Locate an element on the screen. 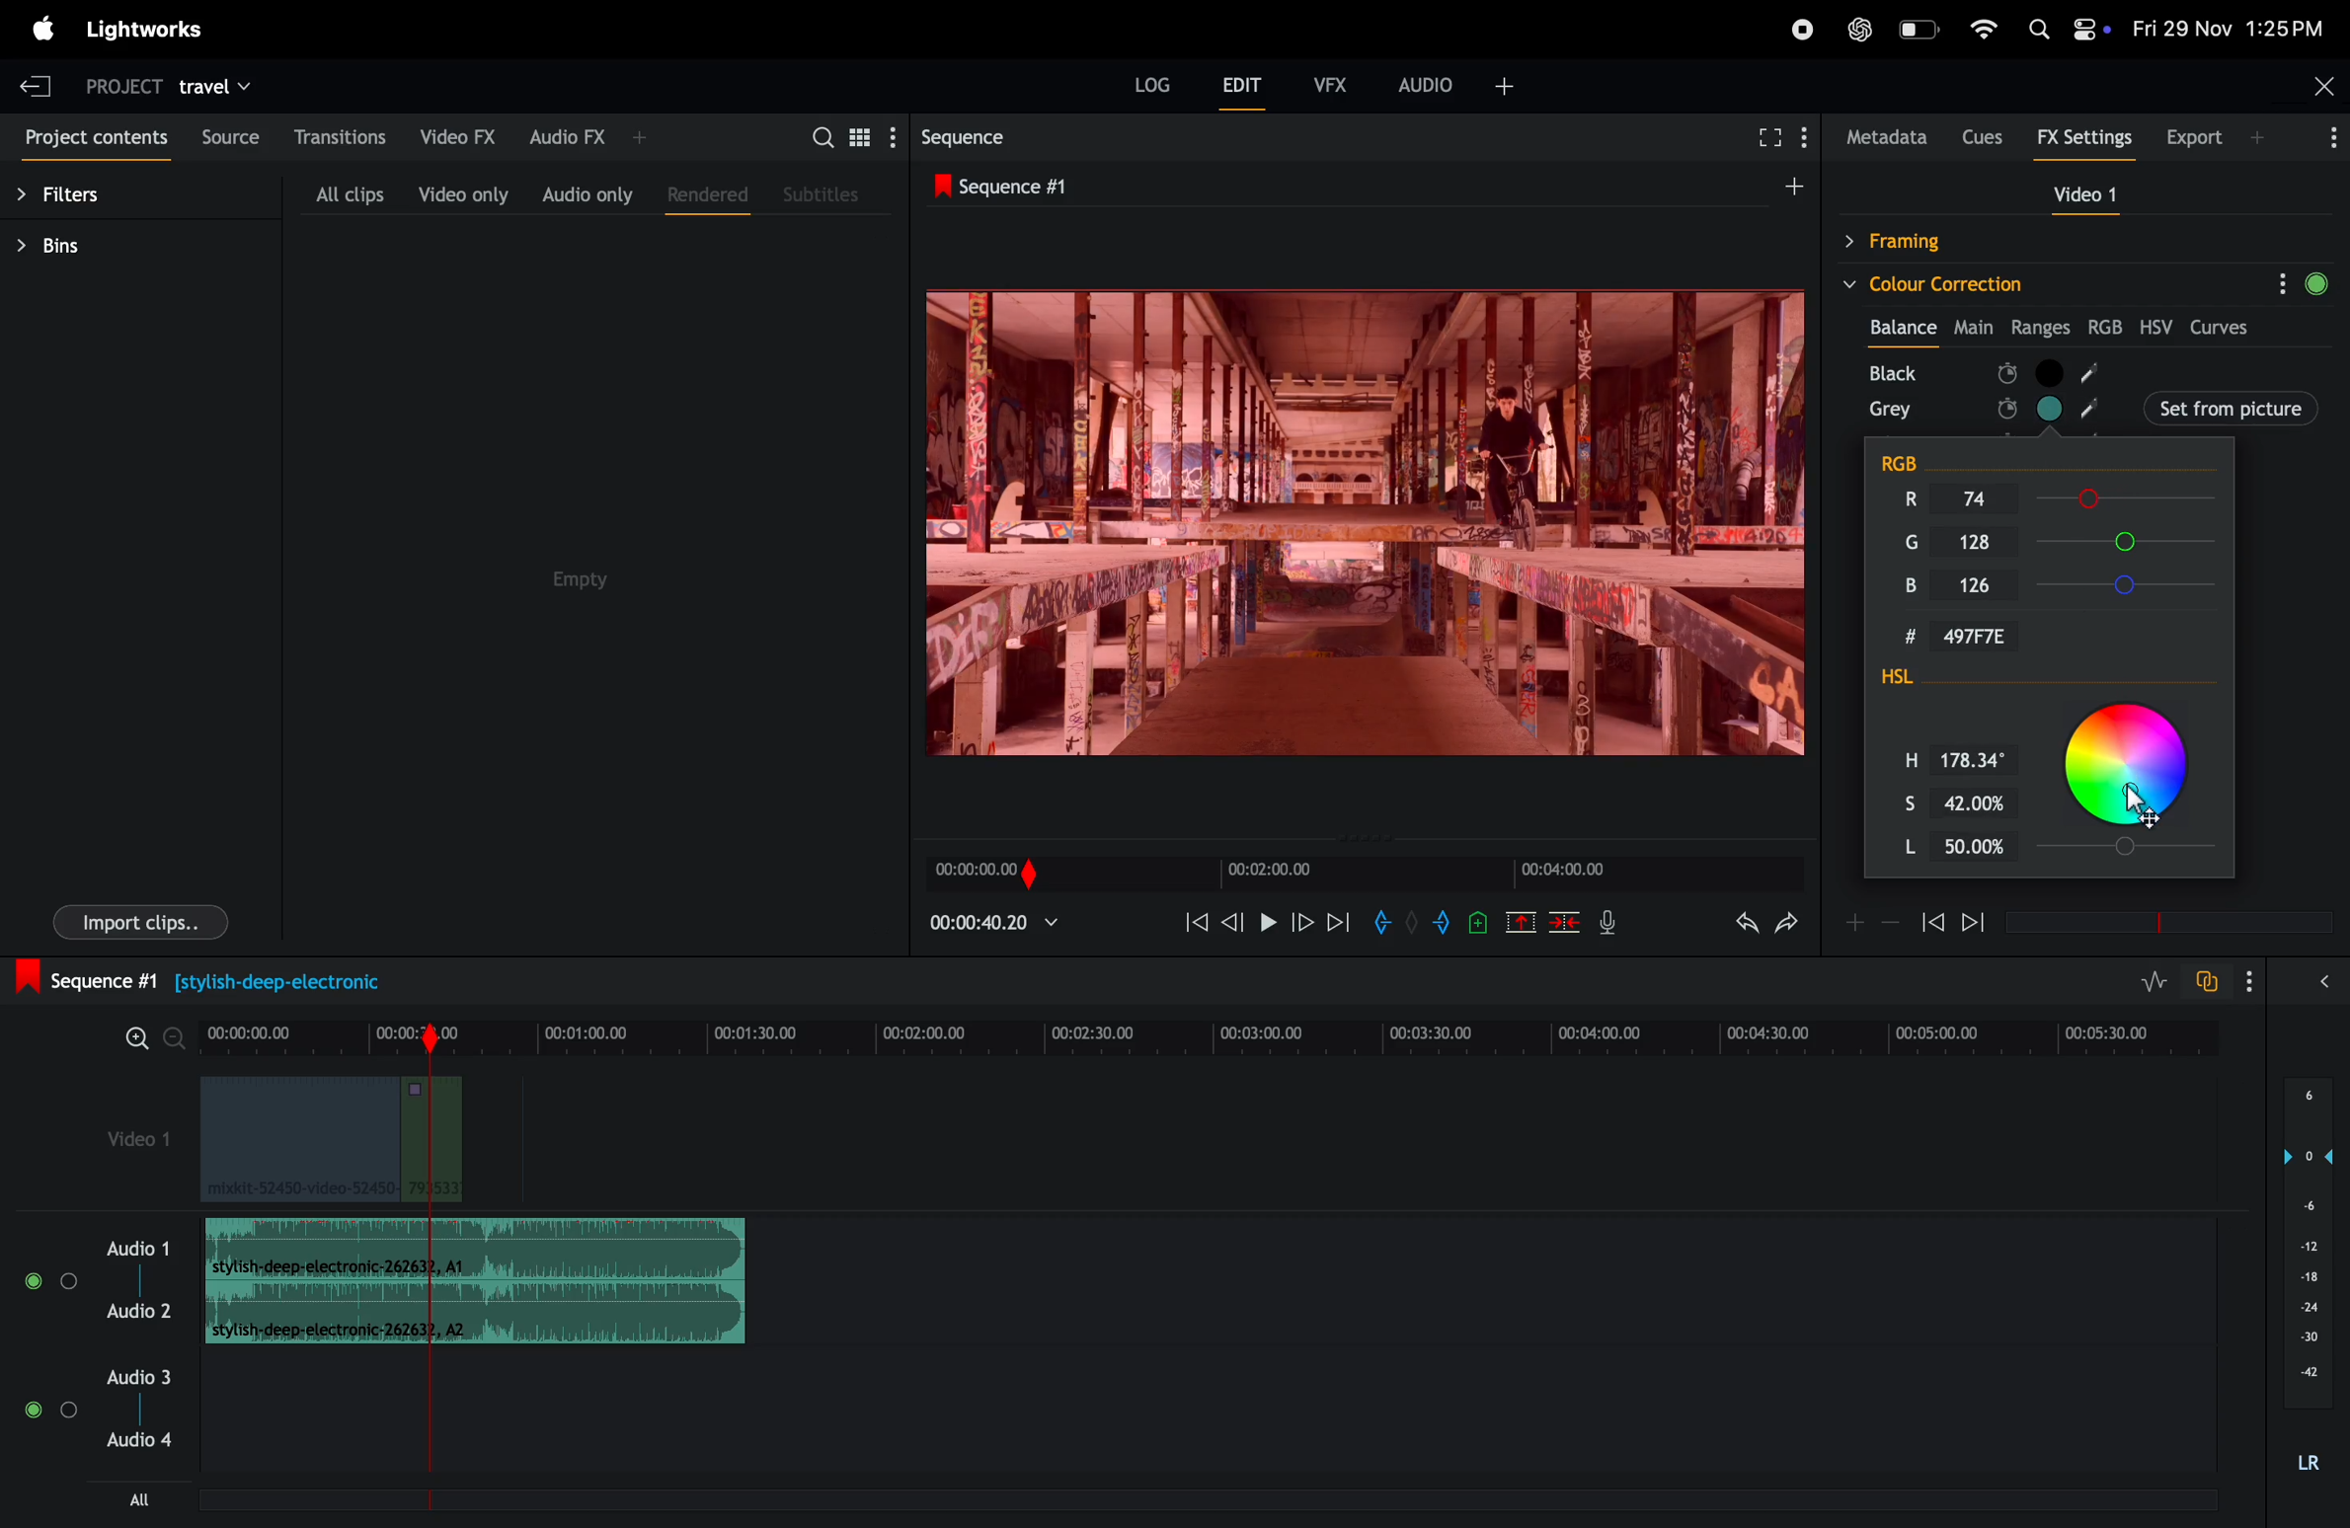 This screenshot has width=2350, height=1528. undo is located at coordinates (1740, 926).